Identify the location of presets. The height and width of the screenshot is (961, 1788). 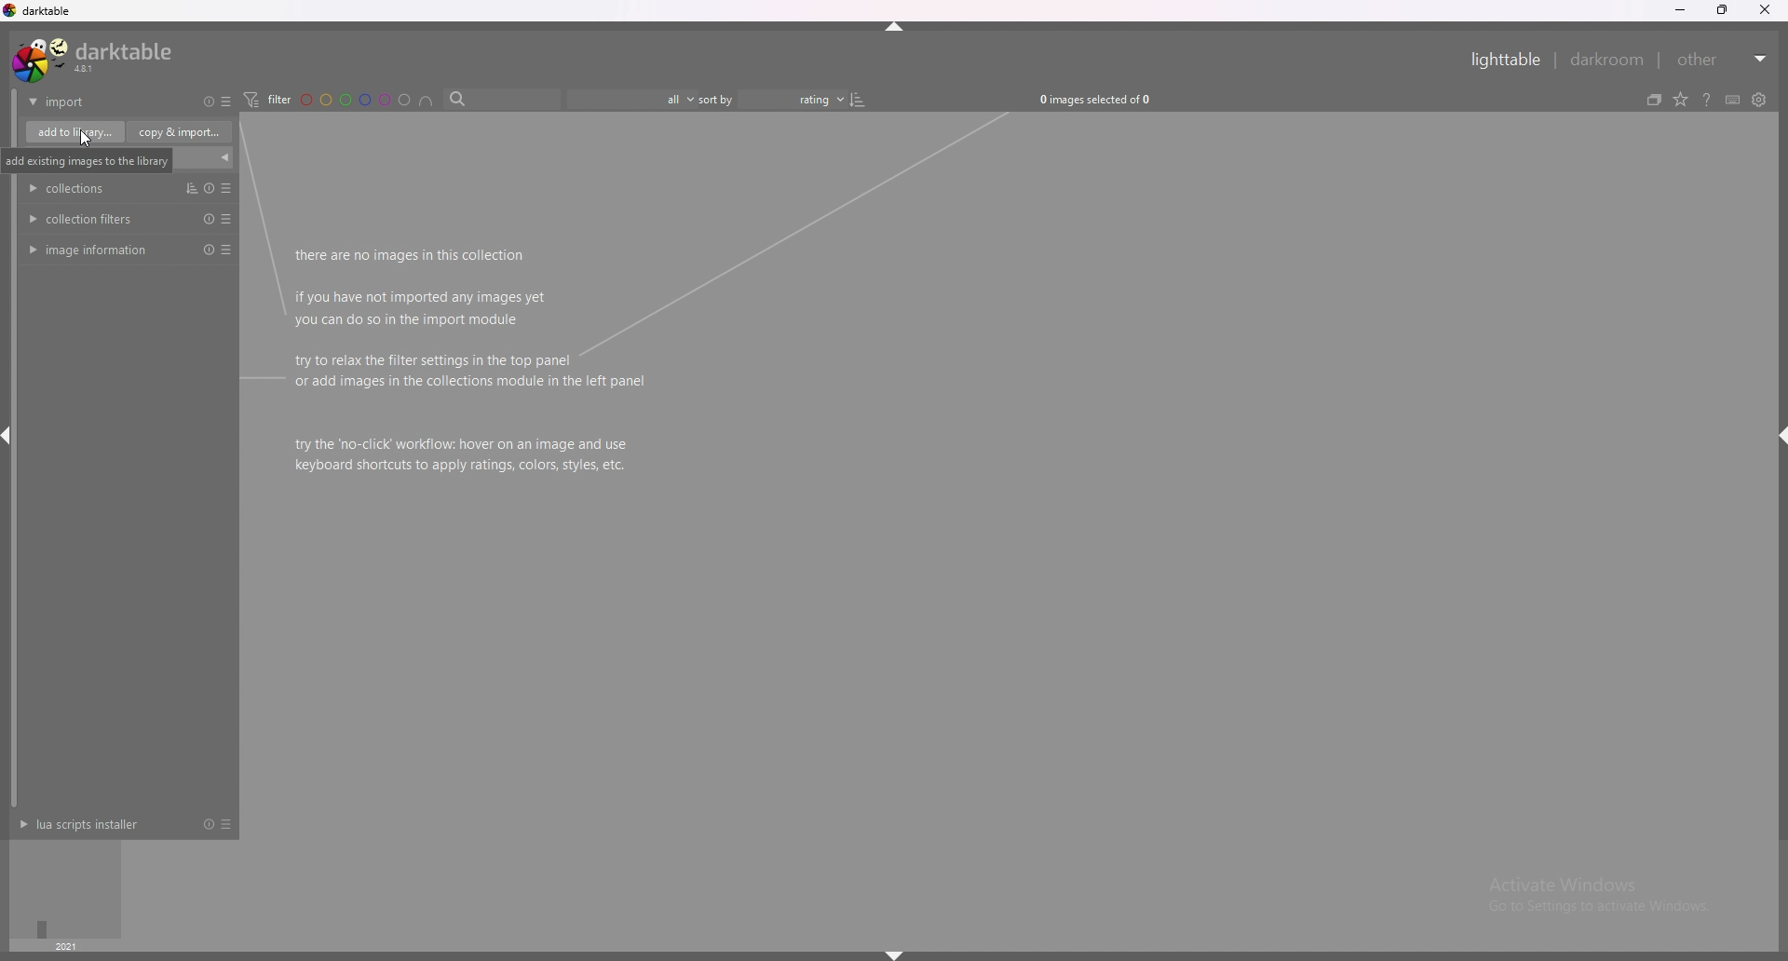
(230, 250).